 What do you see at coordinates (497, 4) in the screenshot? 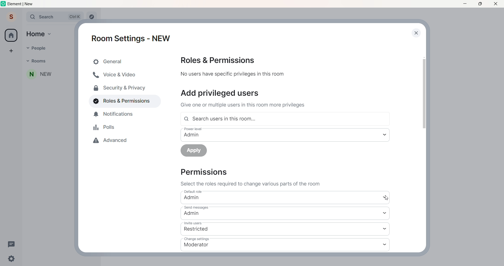
I see `close` at bounding box center [497, 4].